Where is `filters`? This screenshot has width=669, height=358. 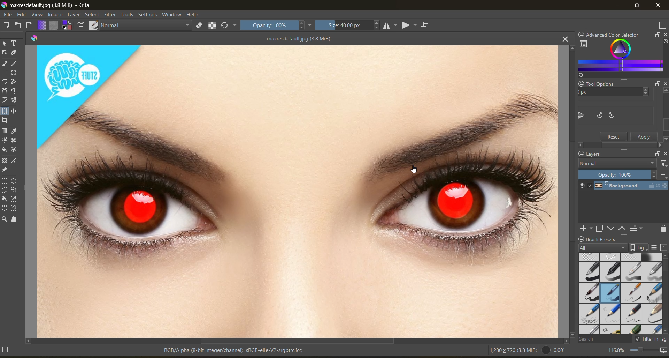
filters is located at coordinates (110, 15).